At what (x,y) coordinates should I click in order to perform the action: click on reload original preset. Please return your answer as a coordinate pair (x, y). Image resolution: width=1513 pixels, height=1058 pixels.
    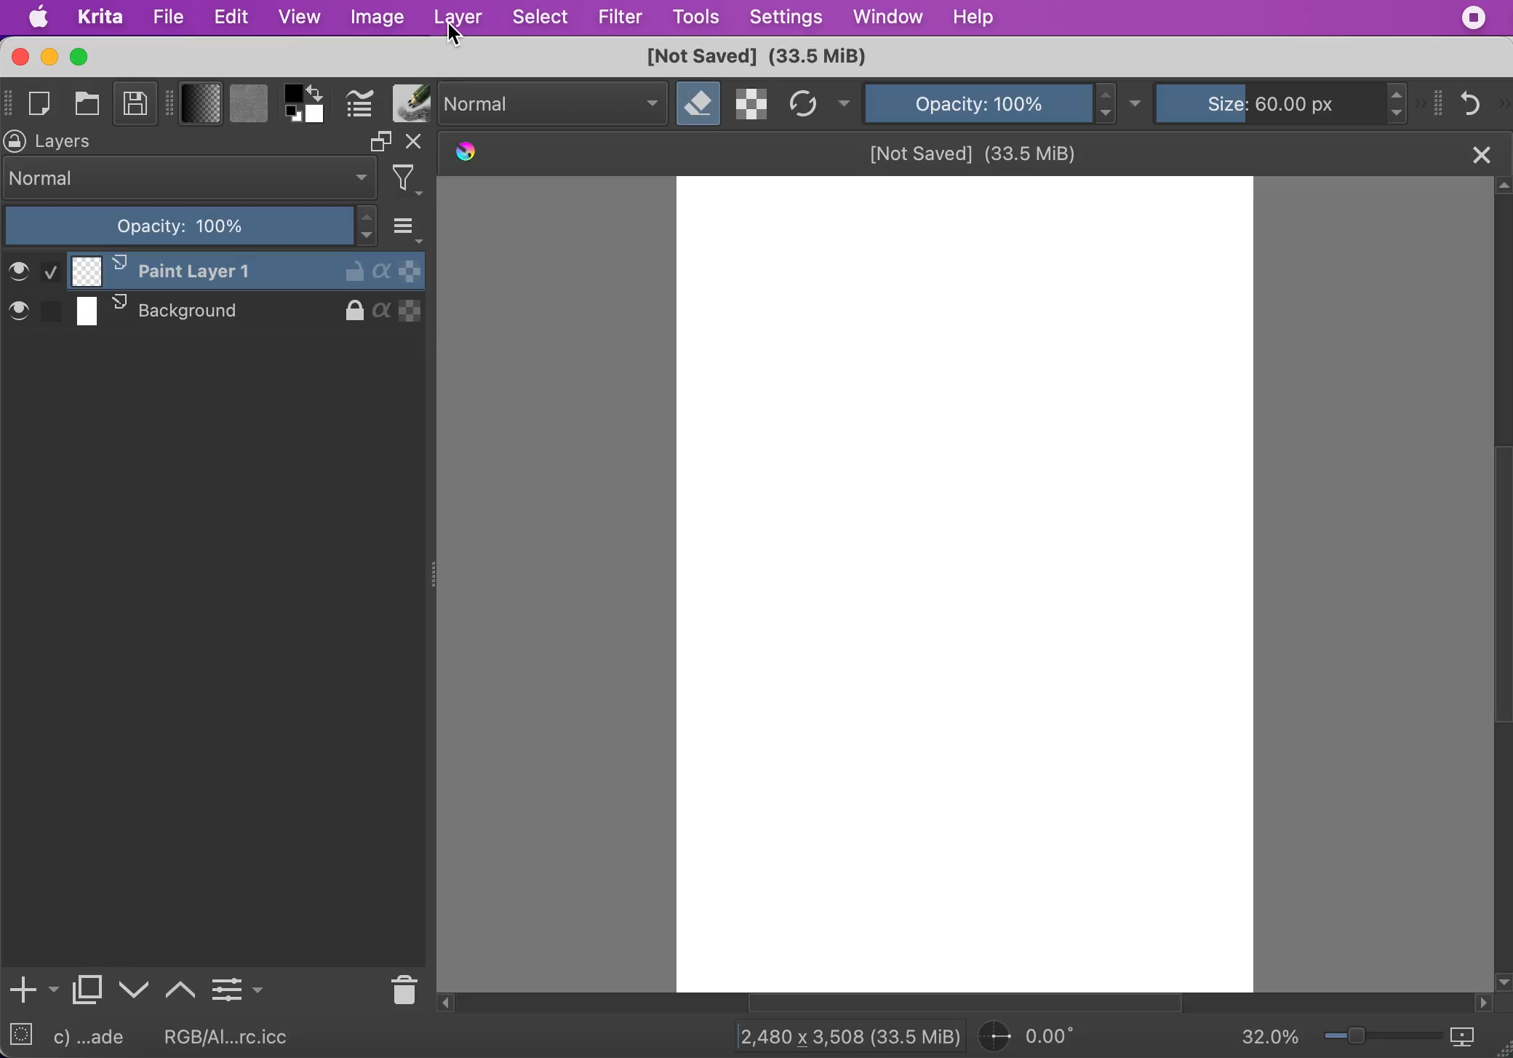
    Looking at the image, I should click on (804, 104).